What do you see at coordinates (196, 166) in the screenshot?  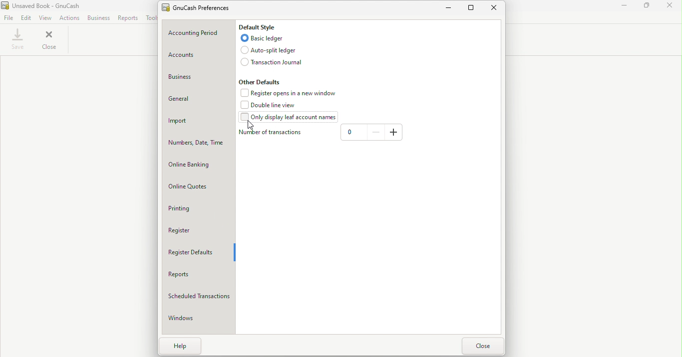 I see `Online banking` at bounding box center [196, 166].